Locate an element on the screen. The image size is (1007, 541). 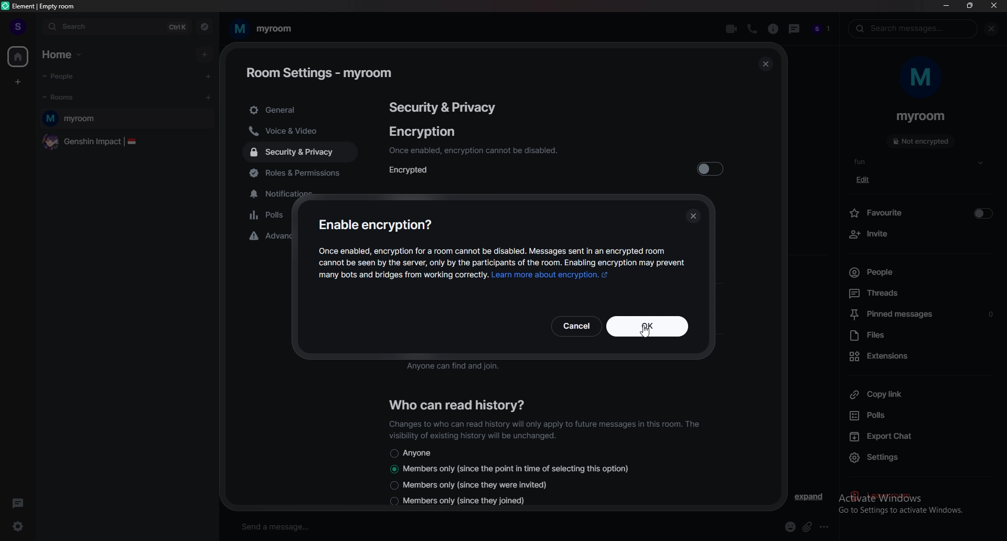
attach is located at coordinates (807, 527).